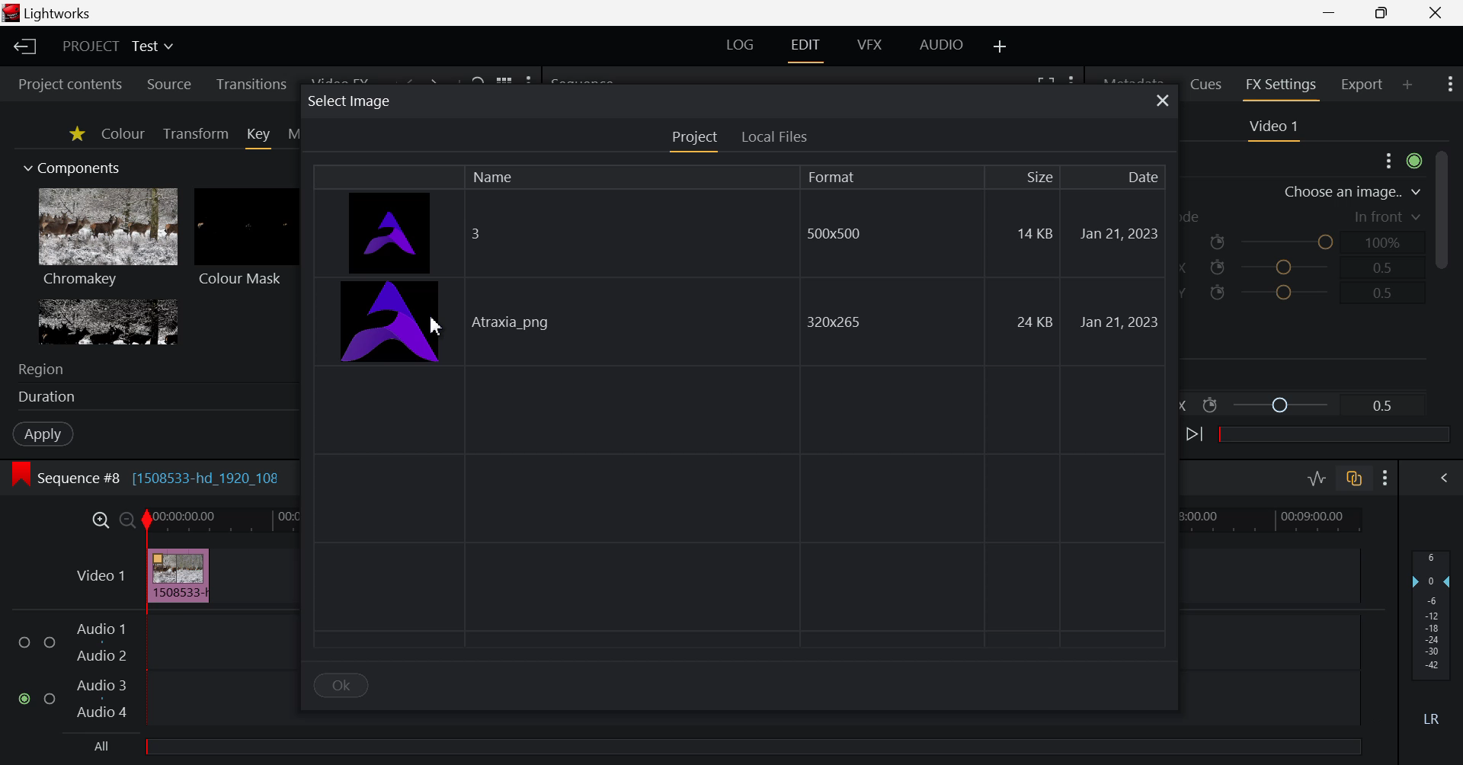 This screenshot has width=1463, height=765. I want to click on region, so click(53, 364).